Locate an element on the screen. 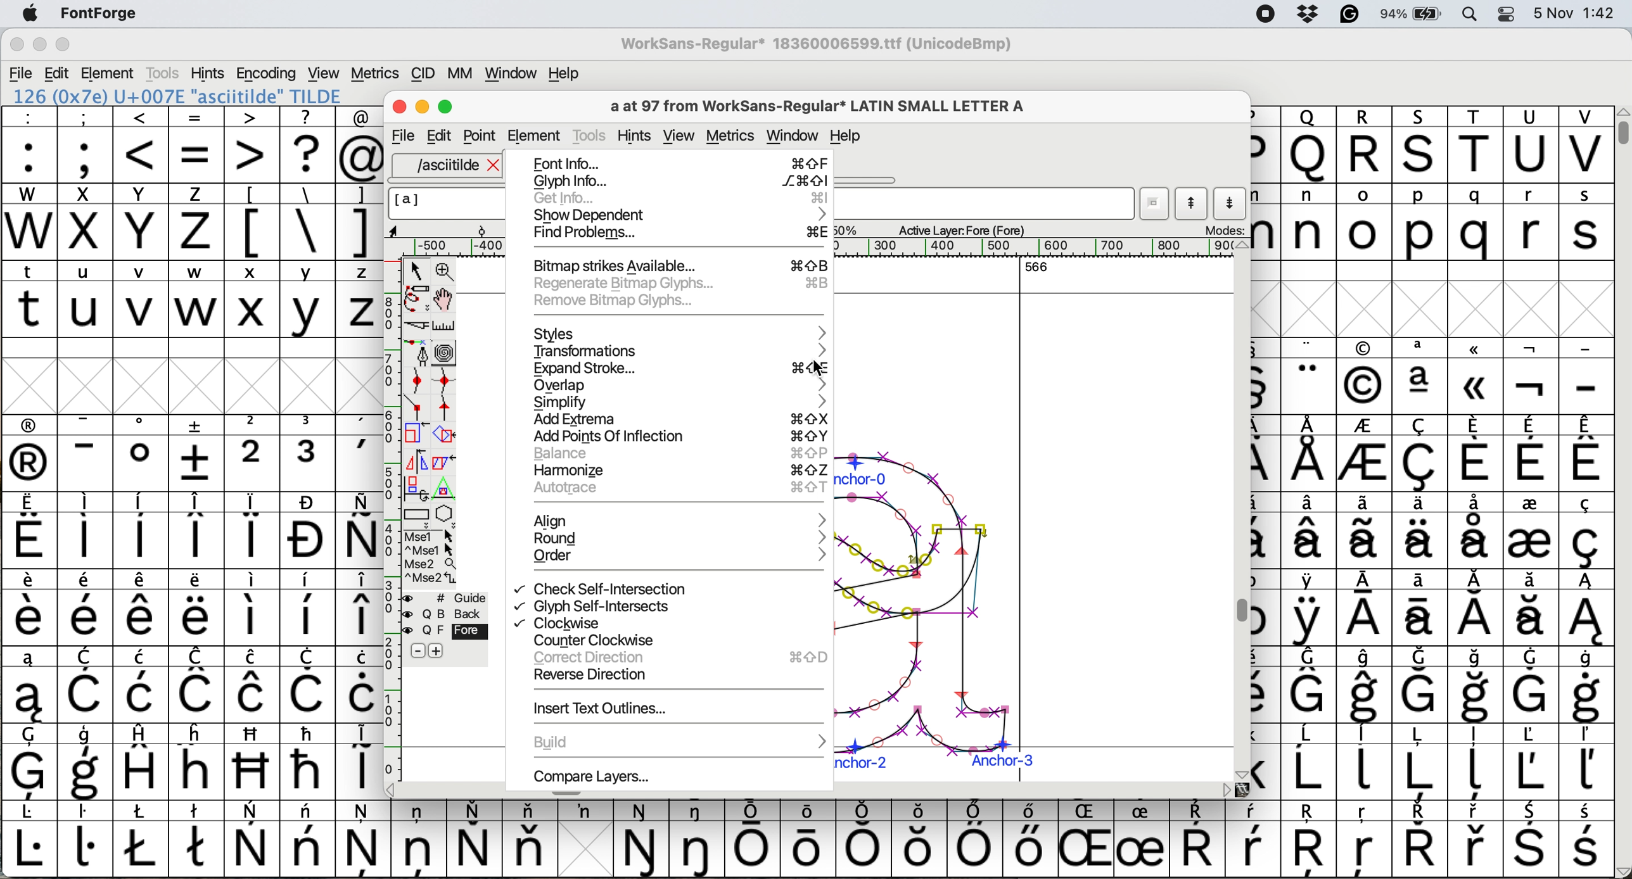 This screenshot has width=1632, height=879. grammarly is located at coordinates (1349, 16).